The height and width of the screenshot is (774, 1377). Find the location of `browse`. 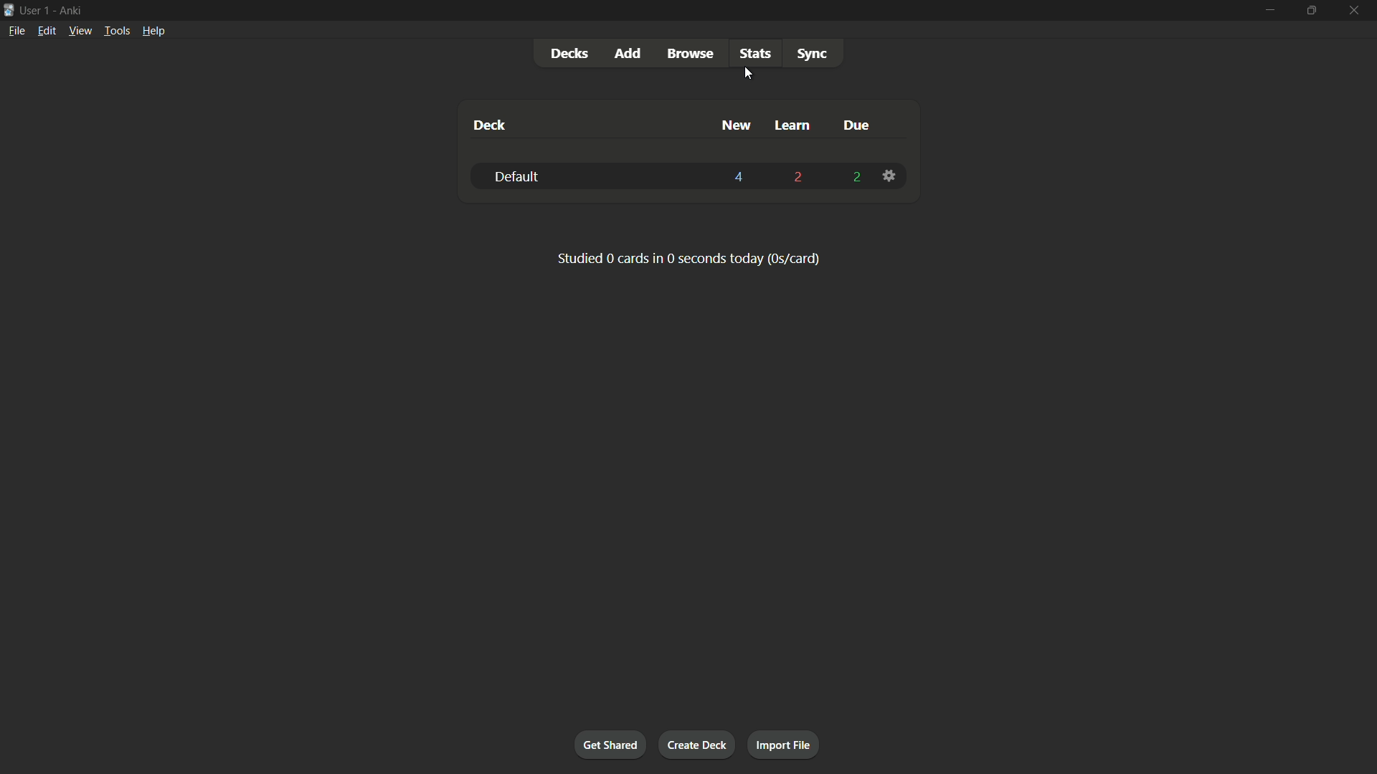

browse is located at coordinates (689, 54).